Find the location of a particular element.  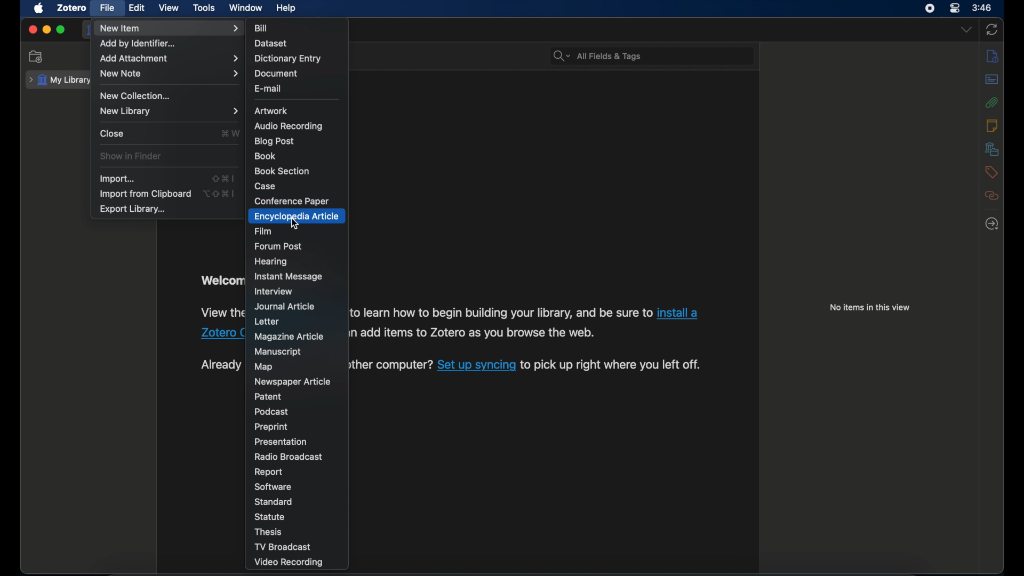

tools is located at coordinates (204, 8).